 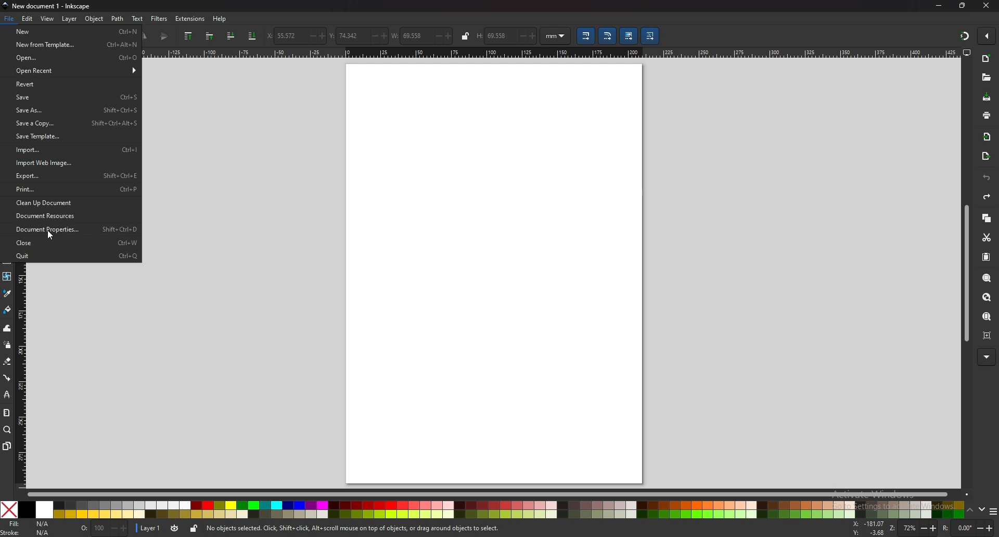 I want to click on export, so click(x=70, y=176).